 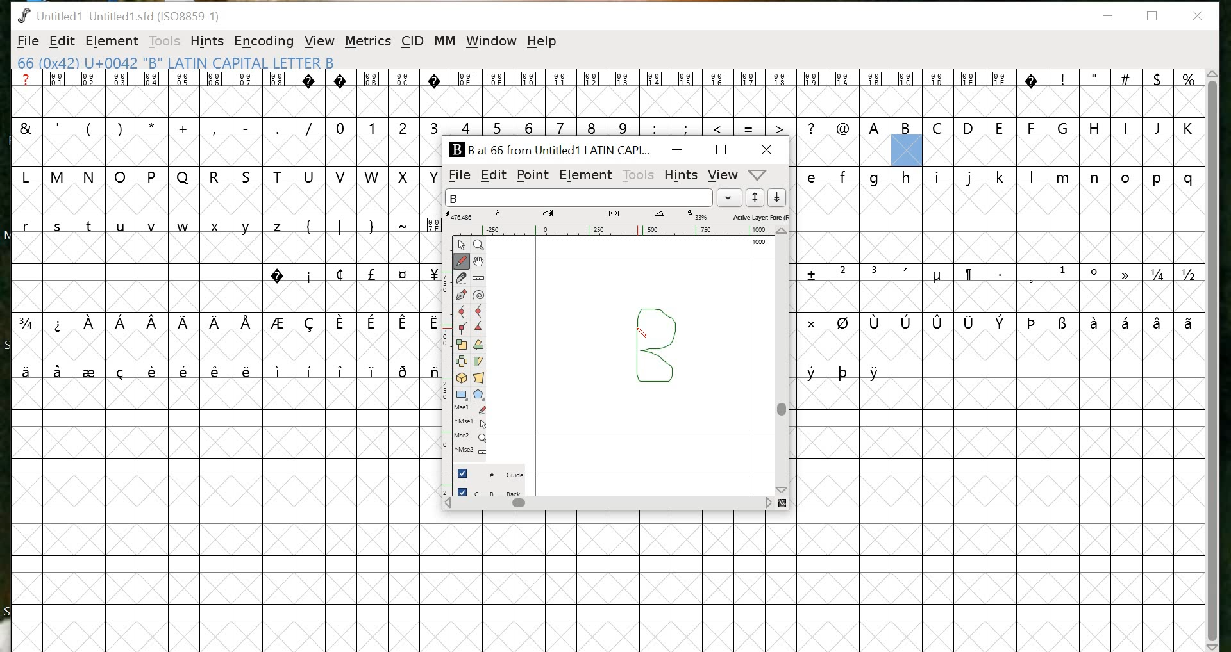 I want to click on HINTS, so click(x=681, y=174).